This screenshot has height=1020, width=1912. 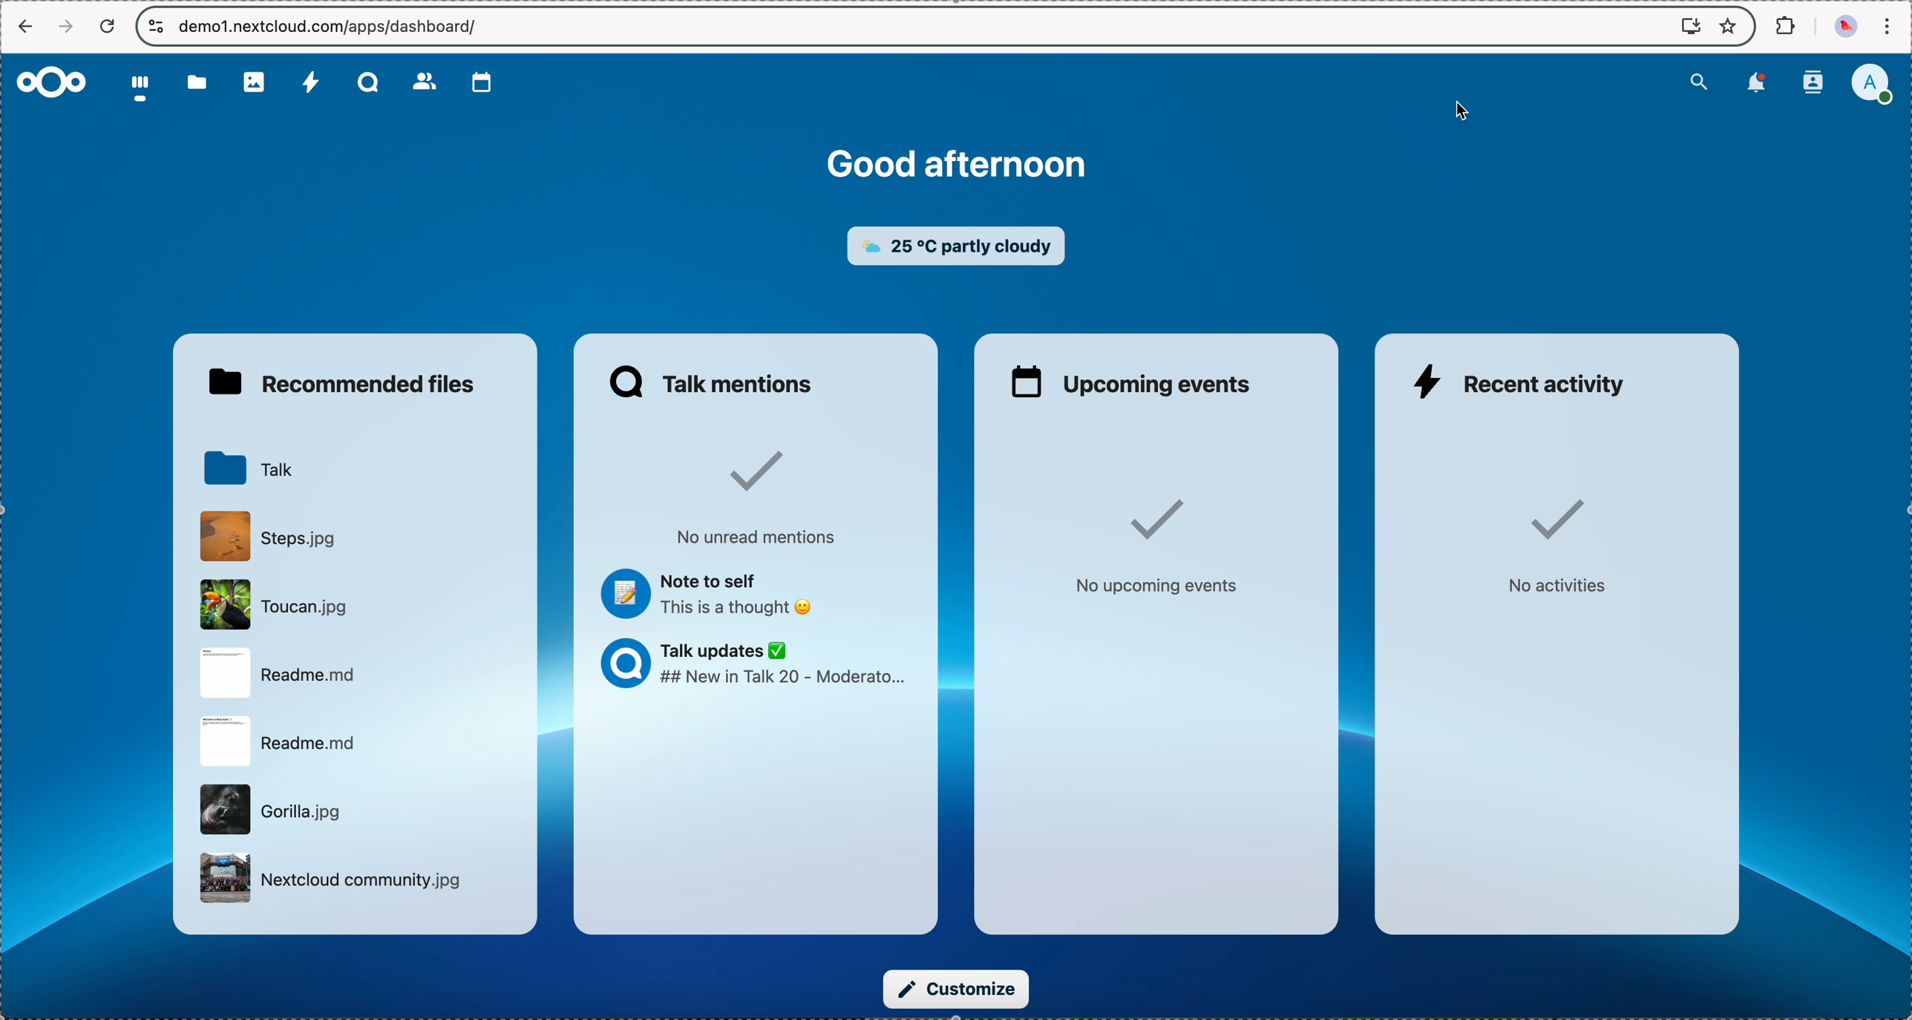 What do you see at coordinates (955, 990) in the screenshot?
I see `click on customize button` at bounding box center [955, 990].